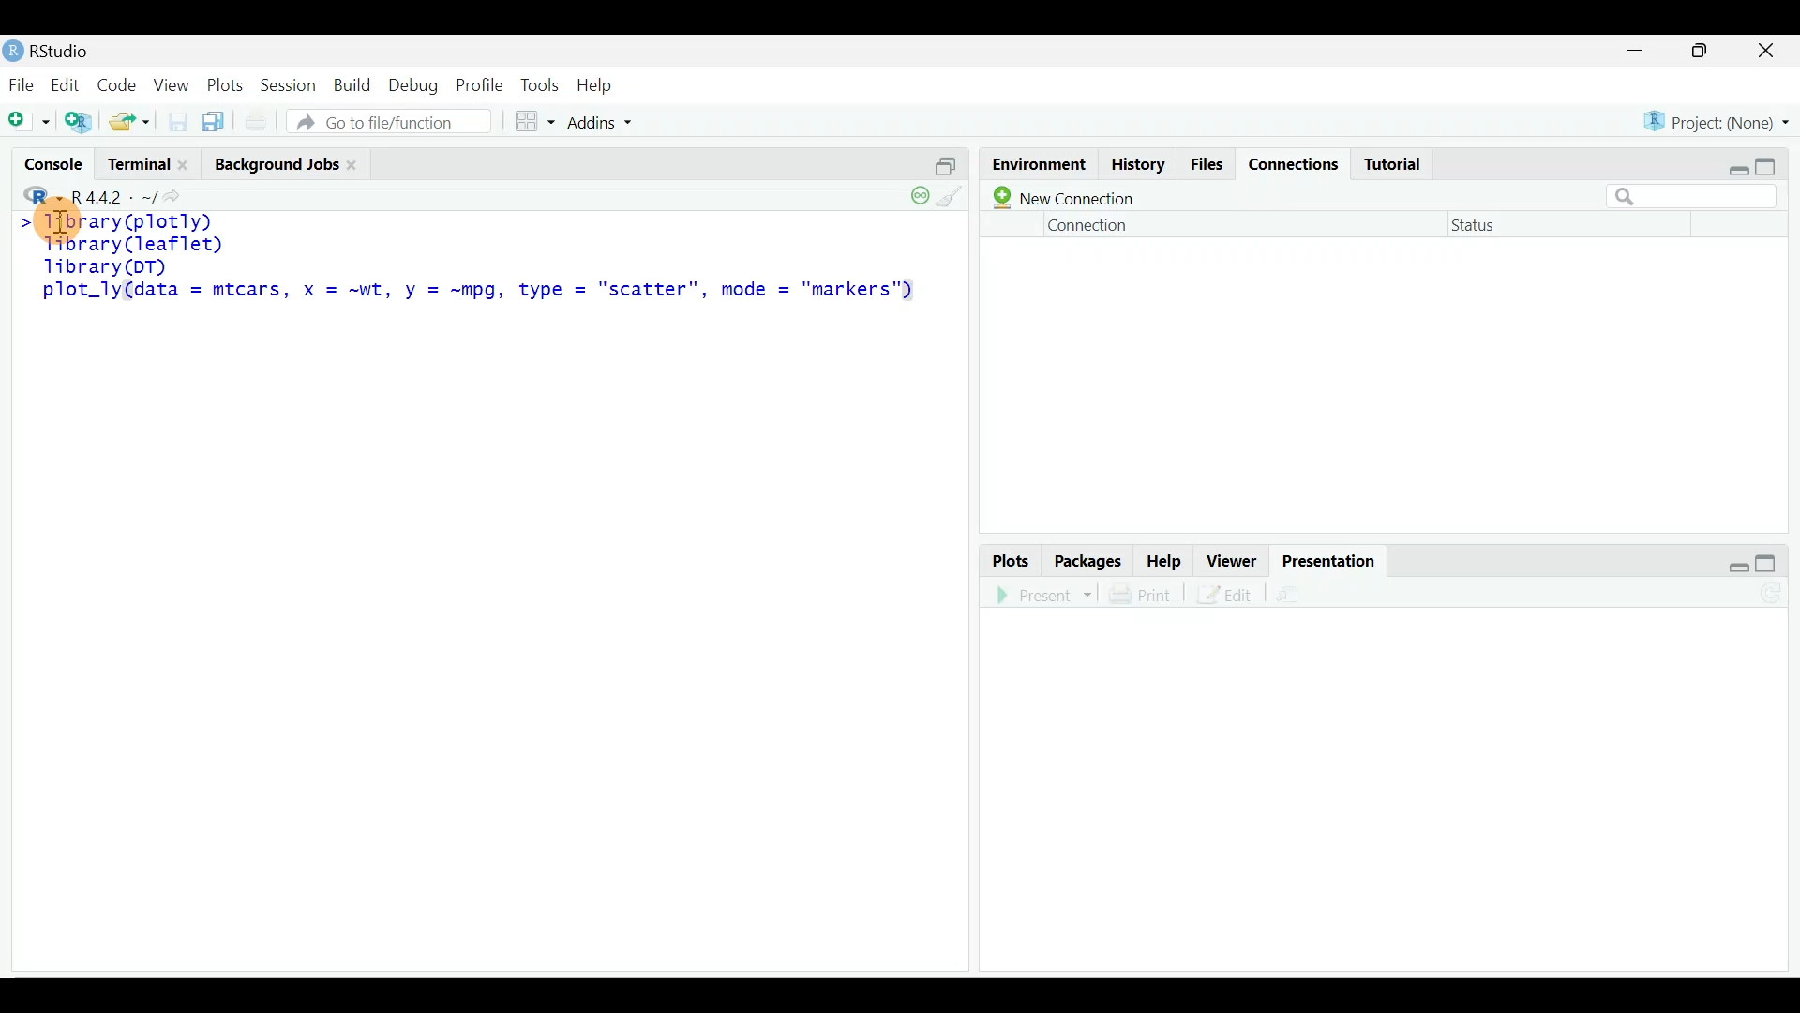 Image resolution: width=1800 pixels, height=1013 pixels. I want to click on maximize, so click(1772, 162).